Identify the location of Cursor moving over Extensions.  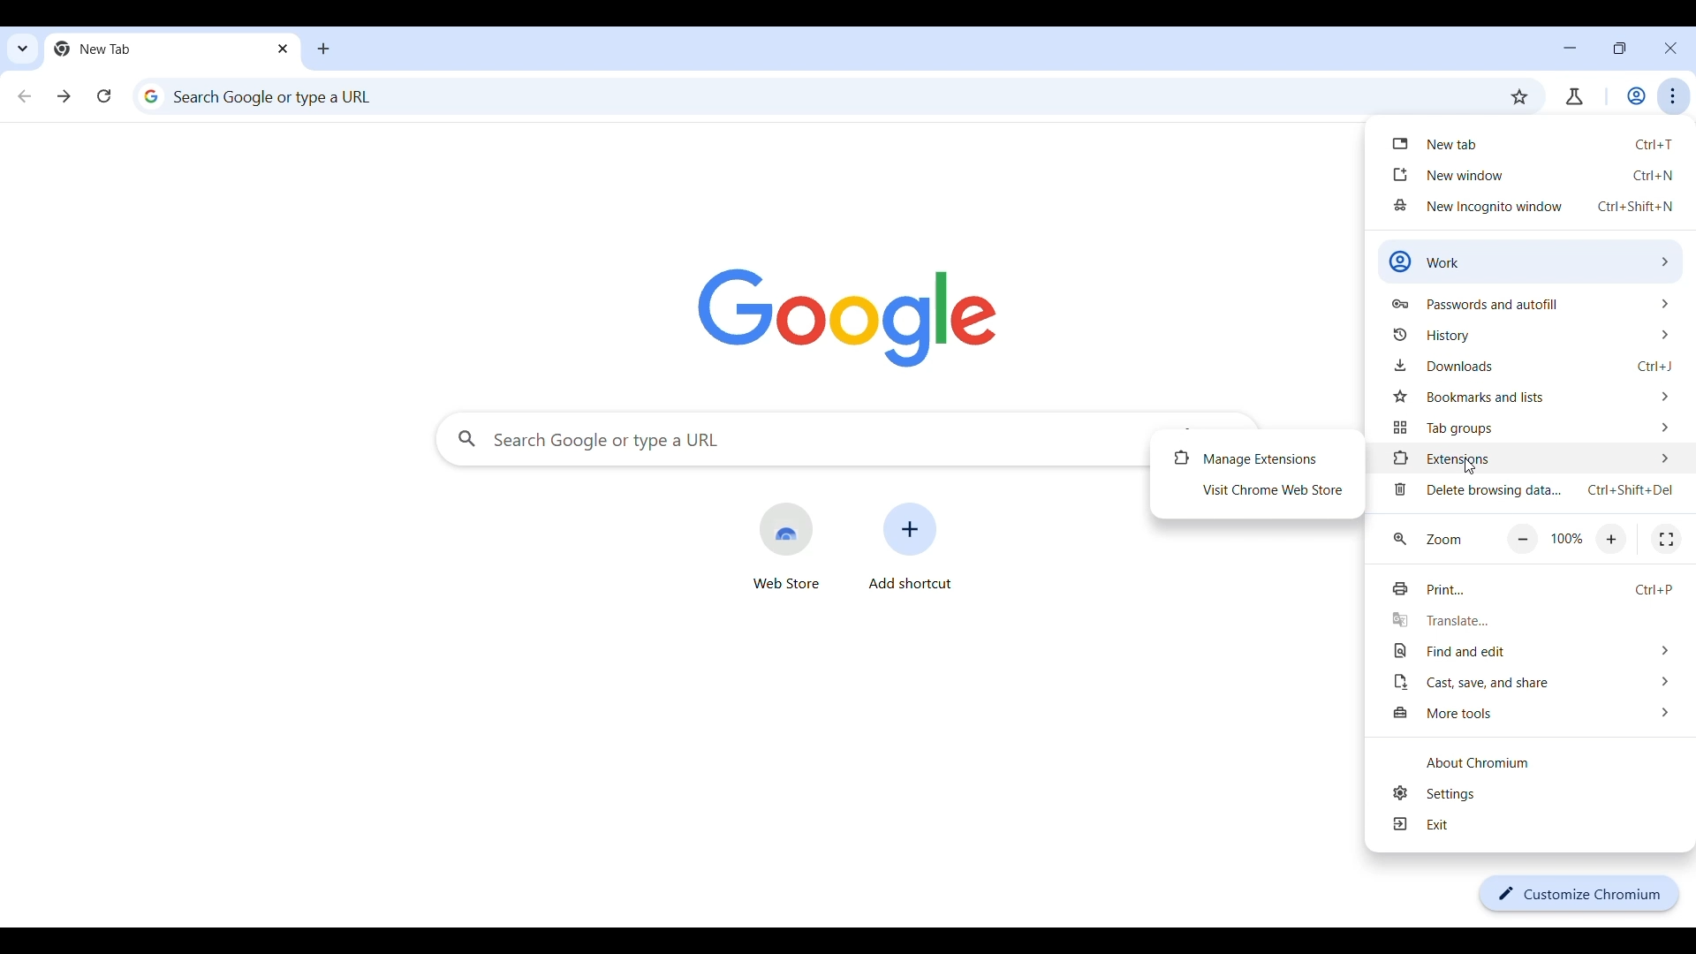
(1471, 466).